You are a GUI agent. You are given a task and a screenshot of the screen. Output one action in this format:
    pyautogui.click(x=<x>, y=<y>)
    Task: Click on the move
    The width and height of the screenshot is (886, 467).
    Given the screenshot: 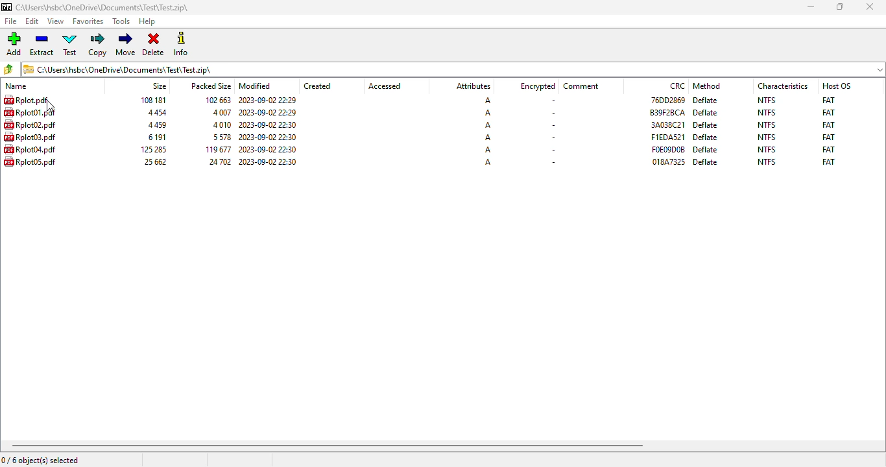 What is the action you would take?
    pyautogui.click(x=125, y=44)
    